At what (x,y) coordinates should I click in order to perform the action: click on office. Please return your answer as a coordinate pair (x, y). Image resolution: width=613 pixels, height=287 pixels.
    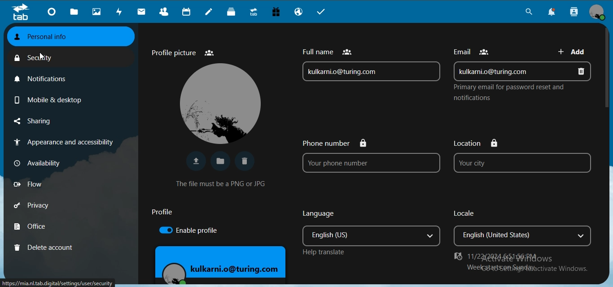
    Looking at the image, I should click on (44, 227).